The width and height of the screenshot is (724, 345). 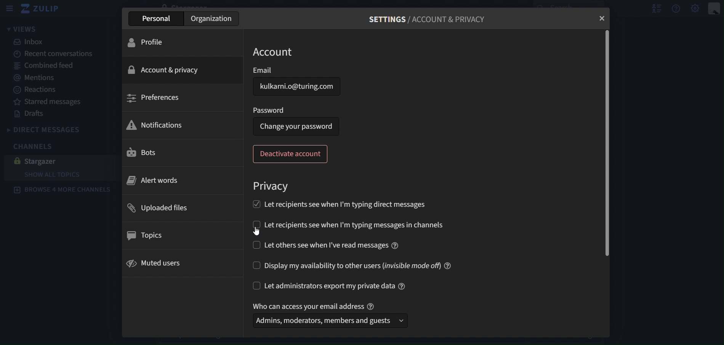 What do you see at coordinates (147, 43) in the screenshot?
I see `profile` at bounding box center [147, 43].